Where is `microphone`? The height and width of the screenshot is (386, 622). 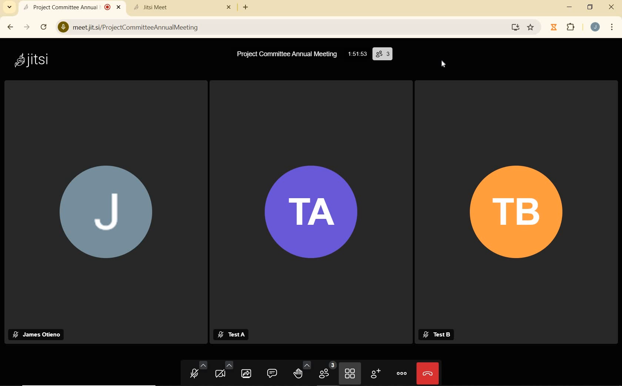
microphone is located at coordinates (194, 371).